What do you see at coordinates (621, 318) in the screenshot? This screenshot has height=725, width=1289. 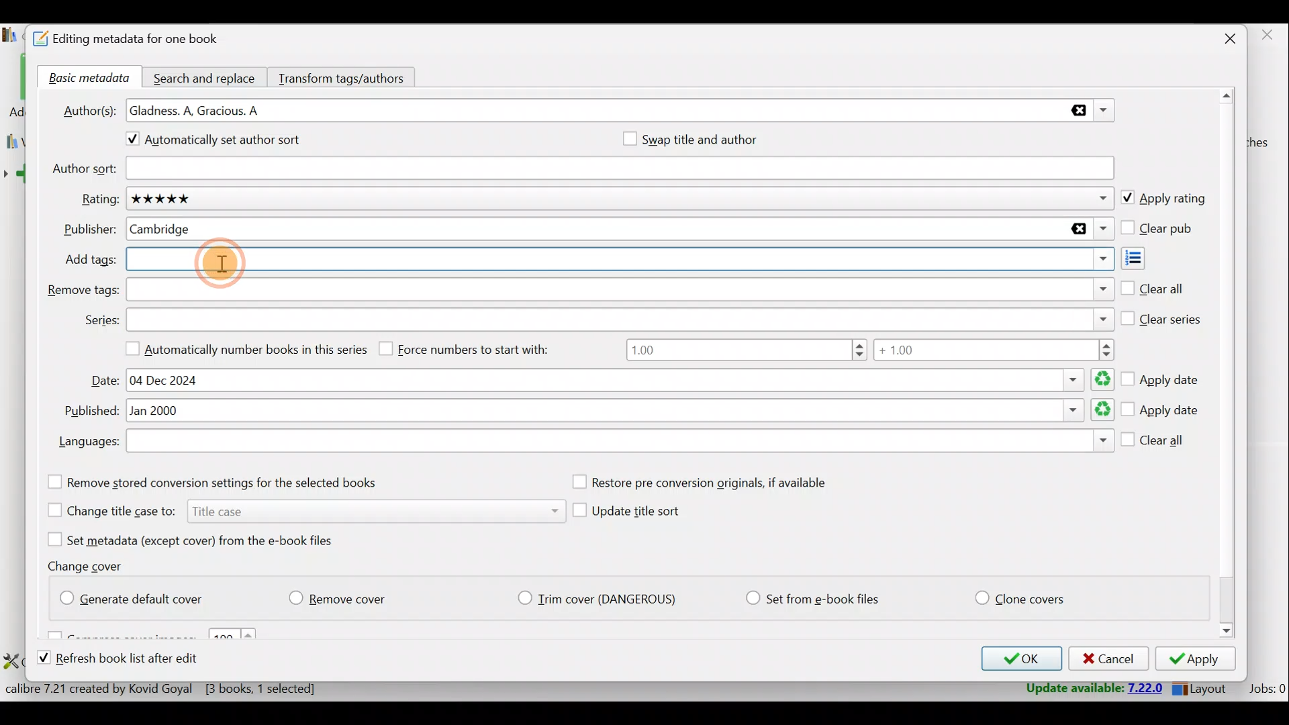 I see `Series` at bounding box center [621, 318].